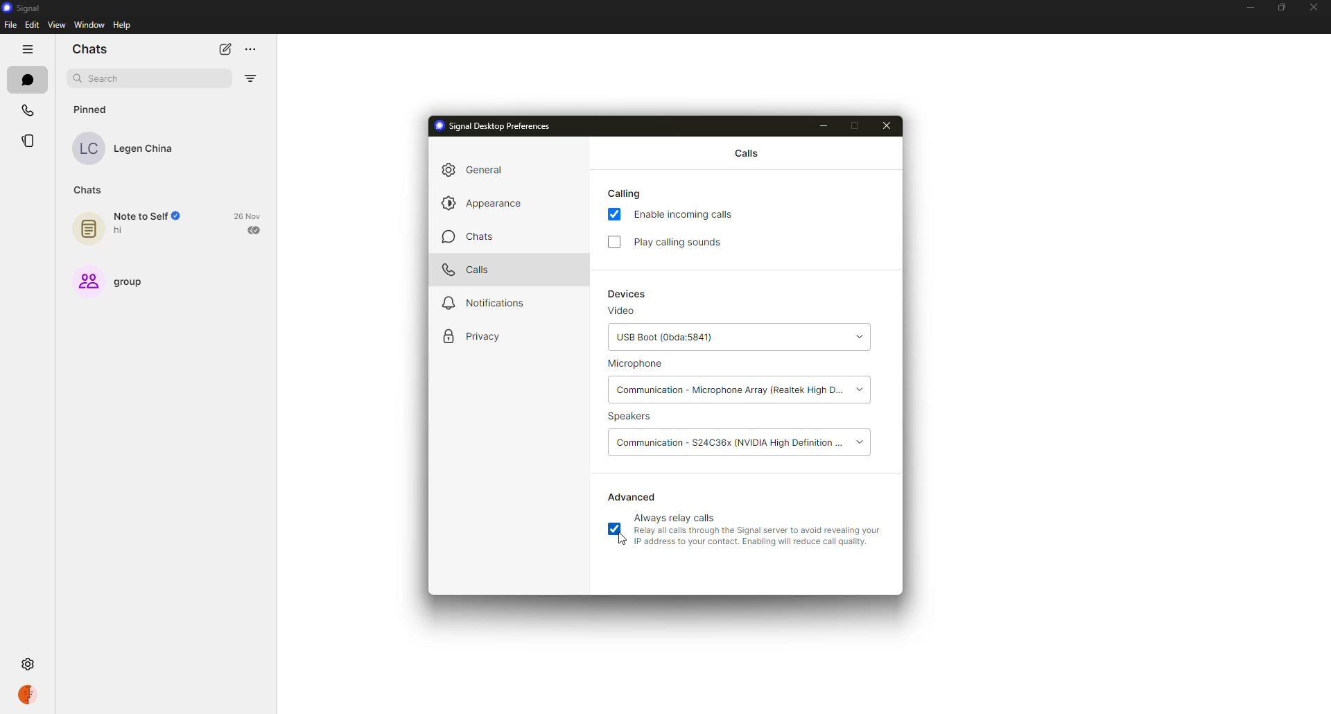 Image resolution: width=1331 pixels, height=714 pixels. Describe the element at coordinates (468, 269) in the screenshot. I see `calls` at that location.